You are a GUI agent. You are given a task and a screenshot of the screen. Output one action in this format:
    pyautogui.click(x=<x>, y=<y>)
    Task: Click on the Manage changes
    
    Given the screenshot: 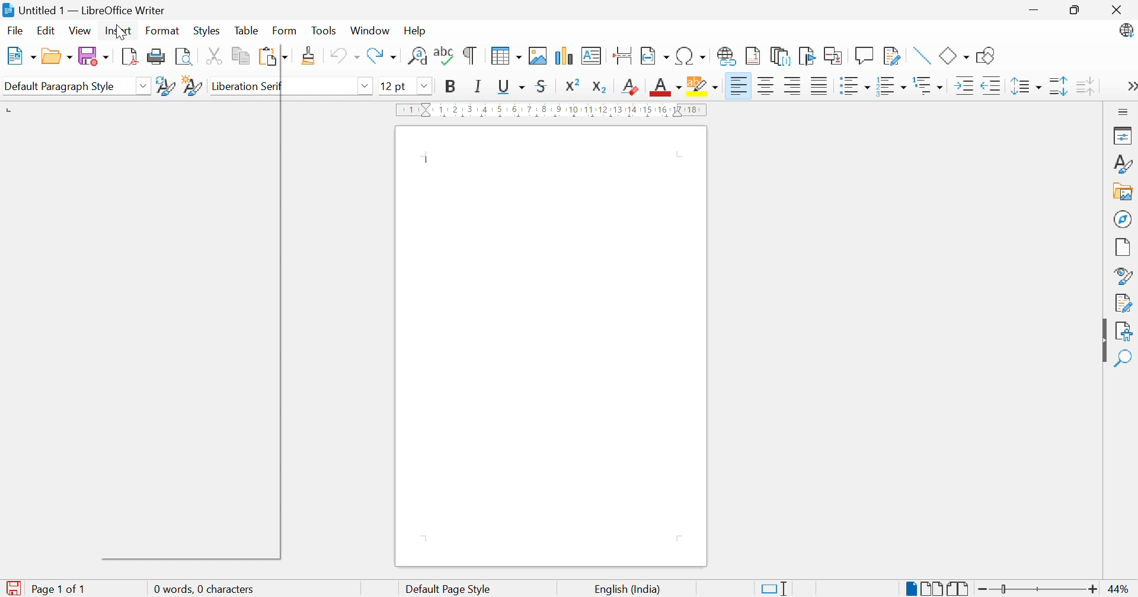 What is the action you would take?
    pyautogui.click(x=1124, y=303)
    